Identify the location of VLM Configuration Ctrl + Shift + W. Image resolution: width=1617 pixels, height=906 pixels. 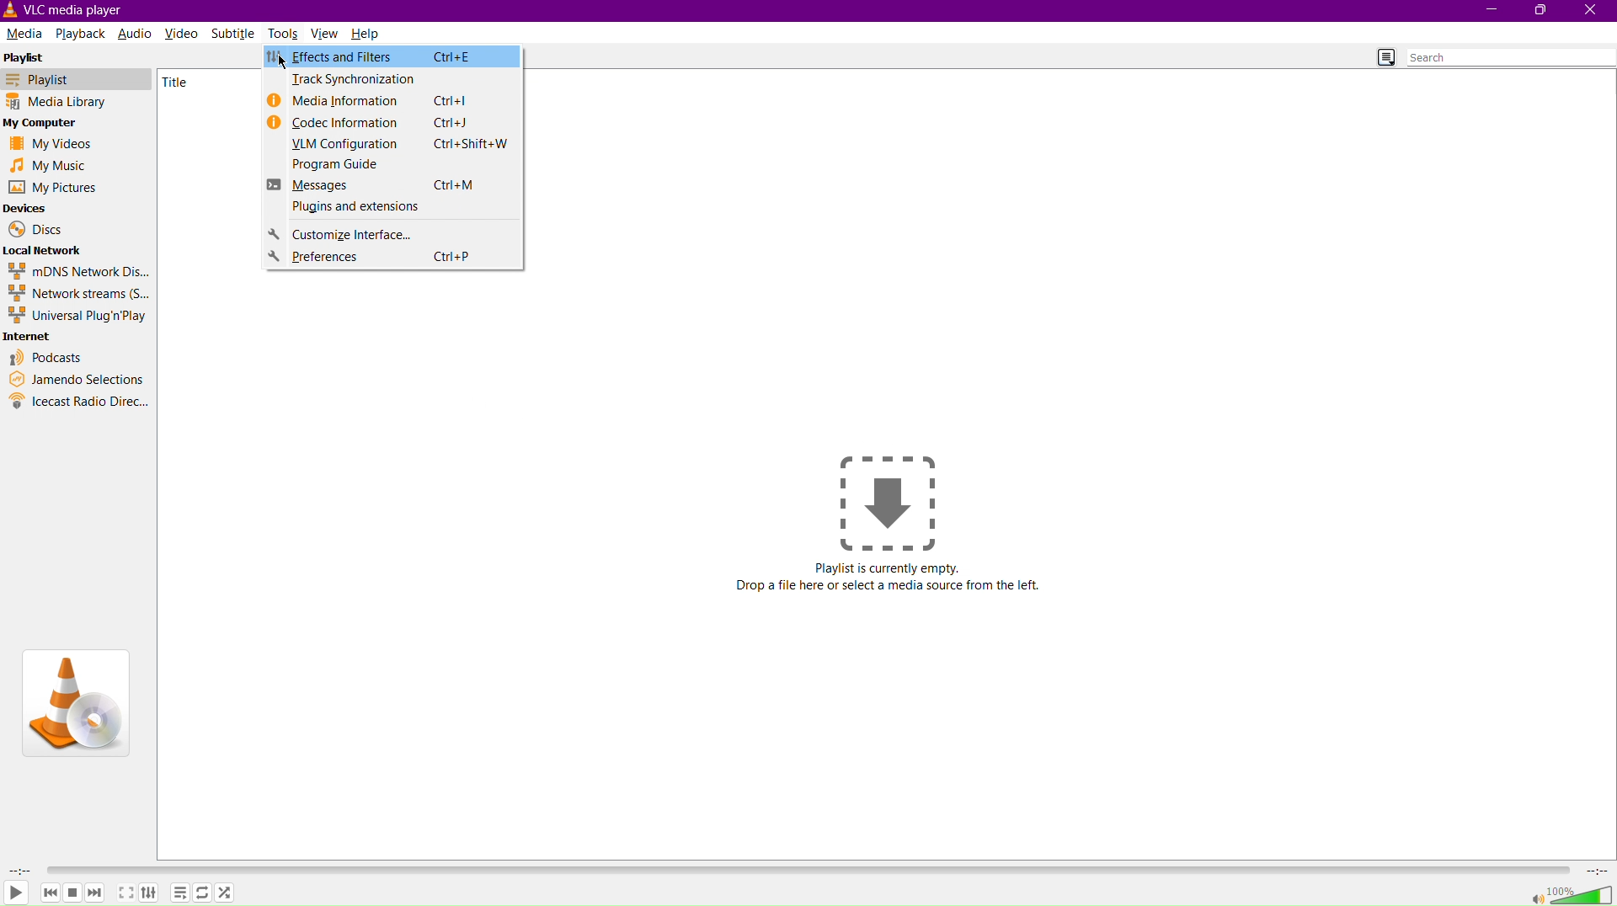
(390, 145).